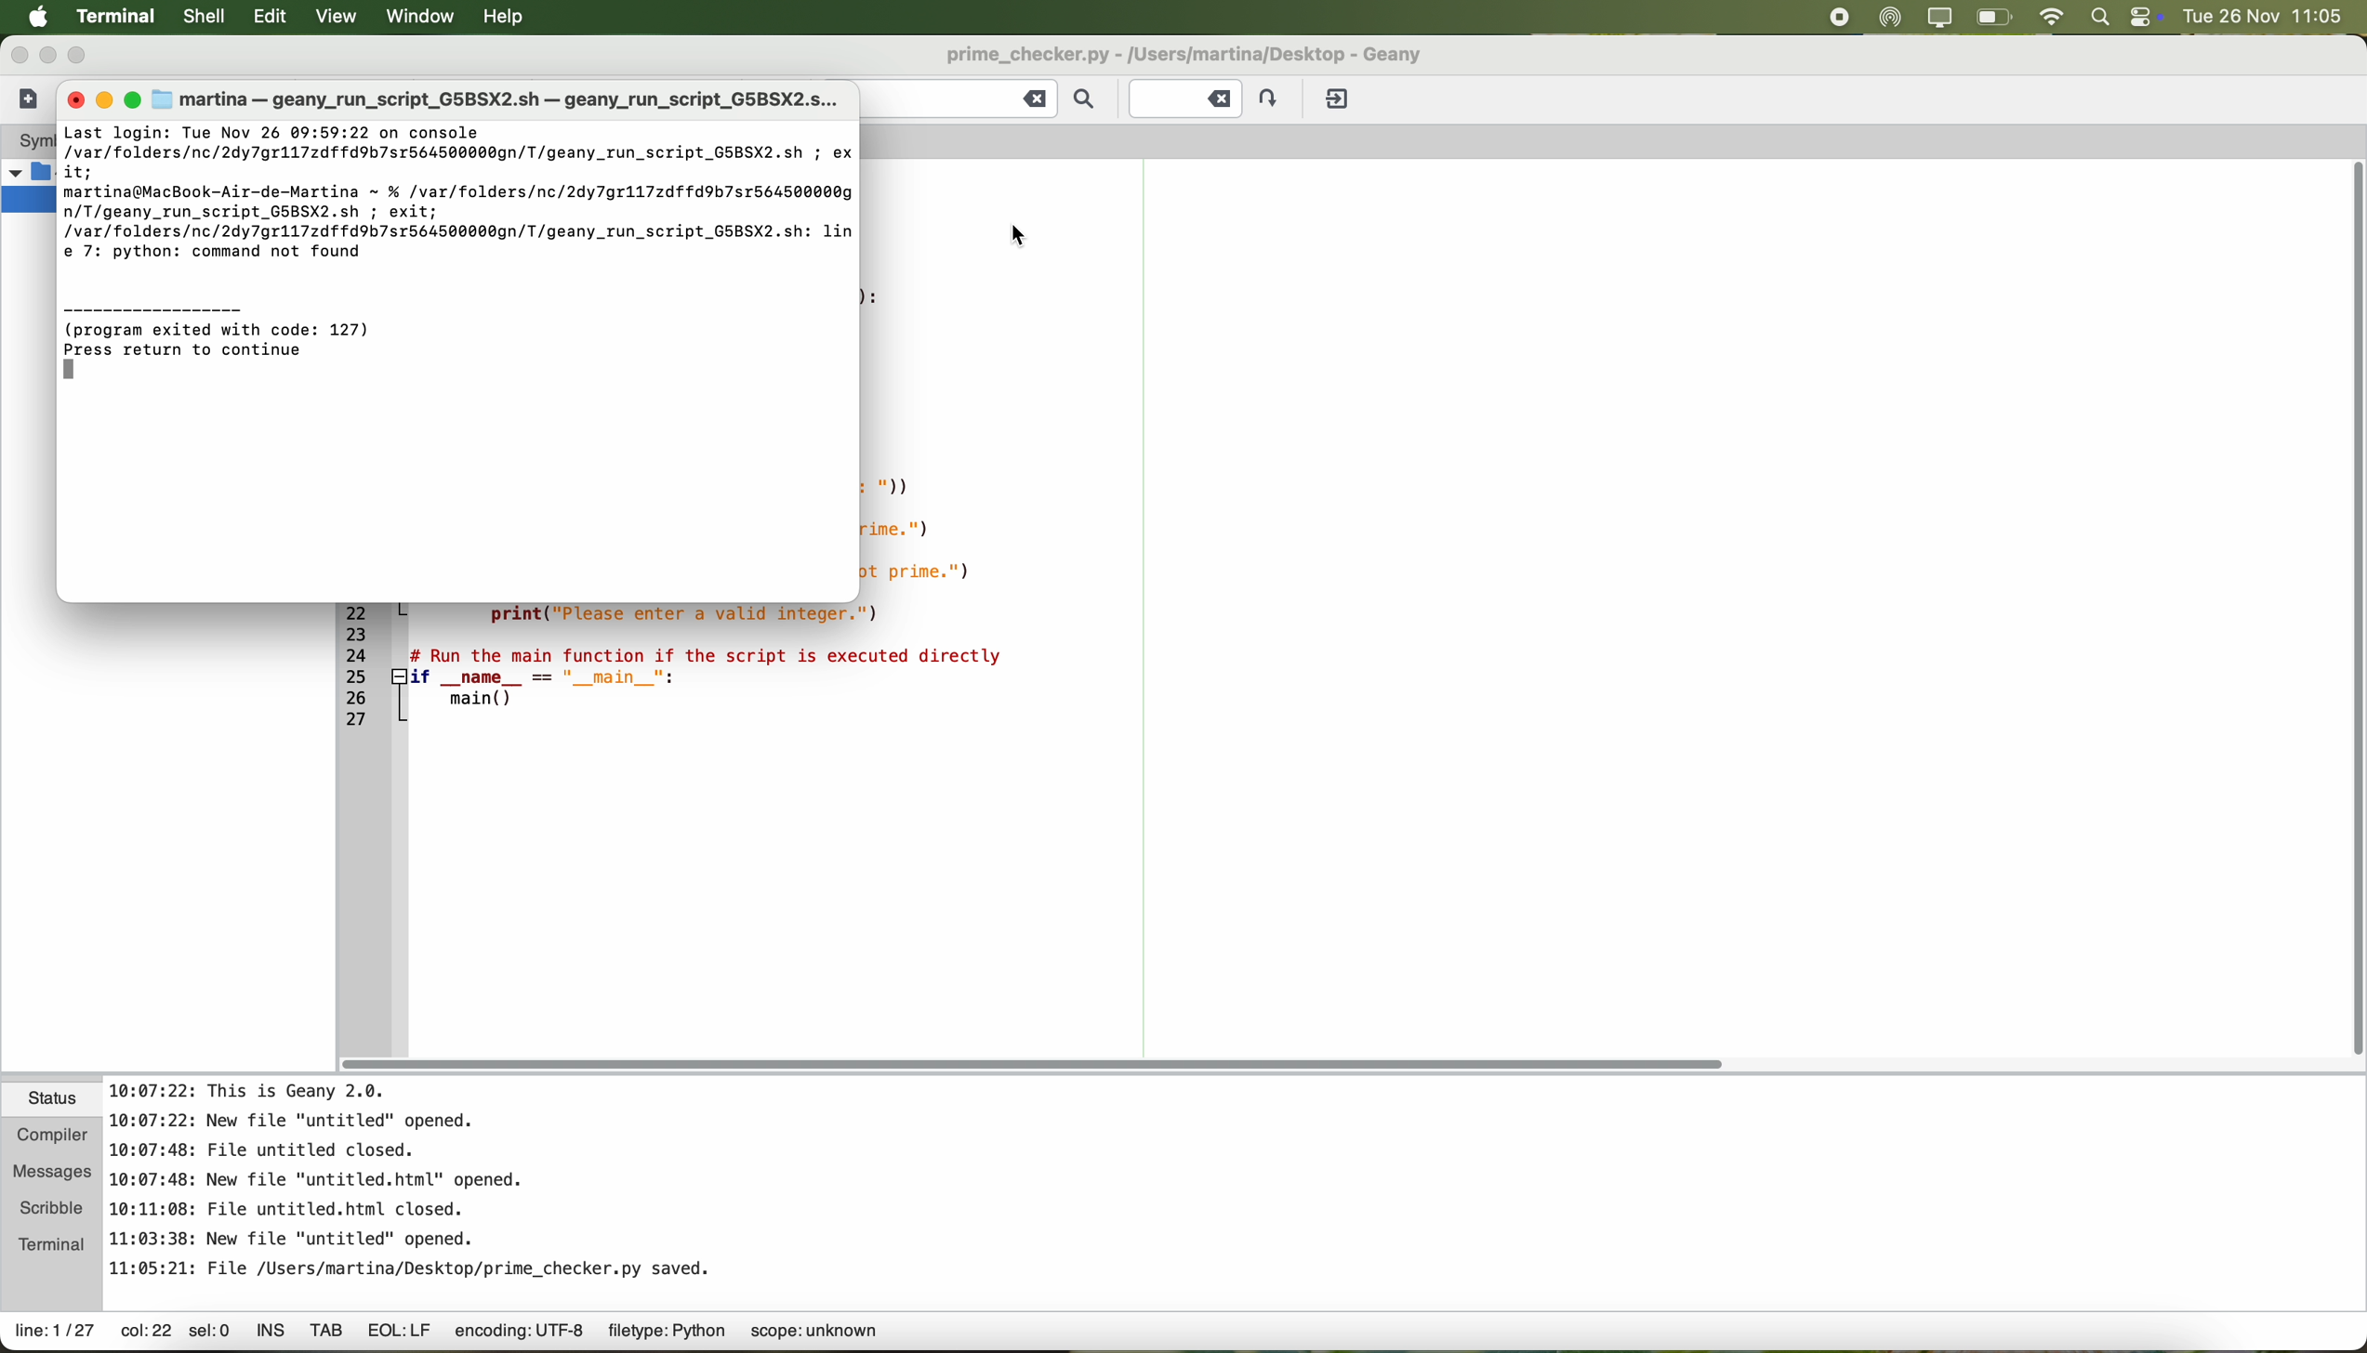 This screenshot has width=2367, height=1353. I want to click on system, so click(28, 139).